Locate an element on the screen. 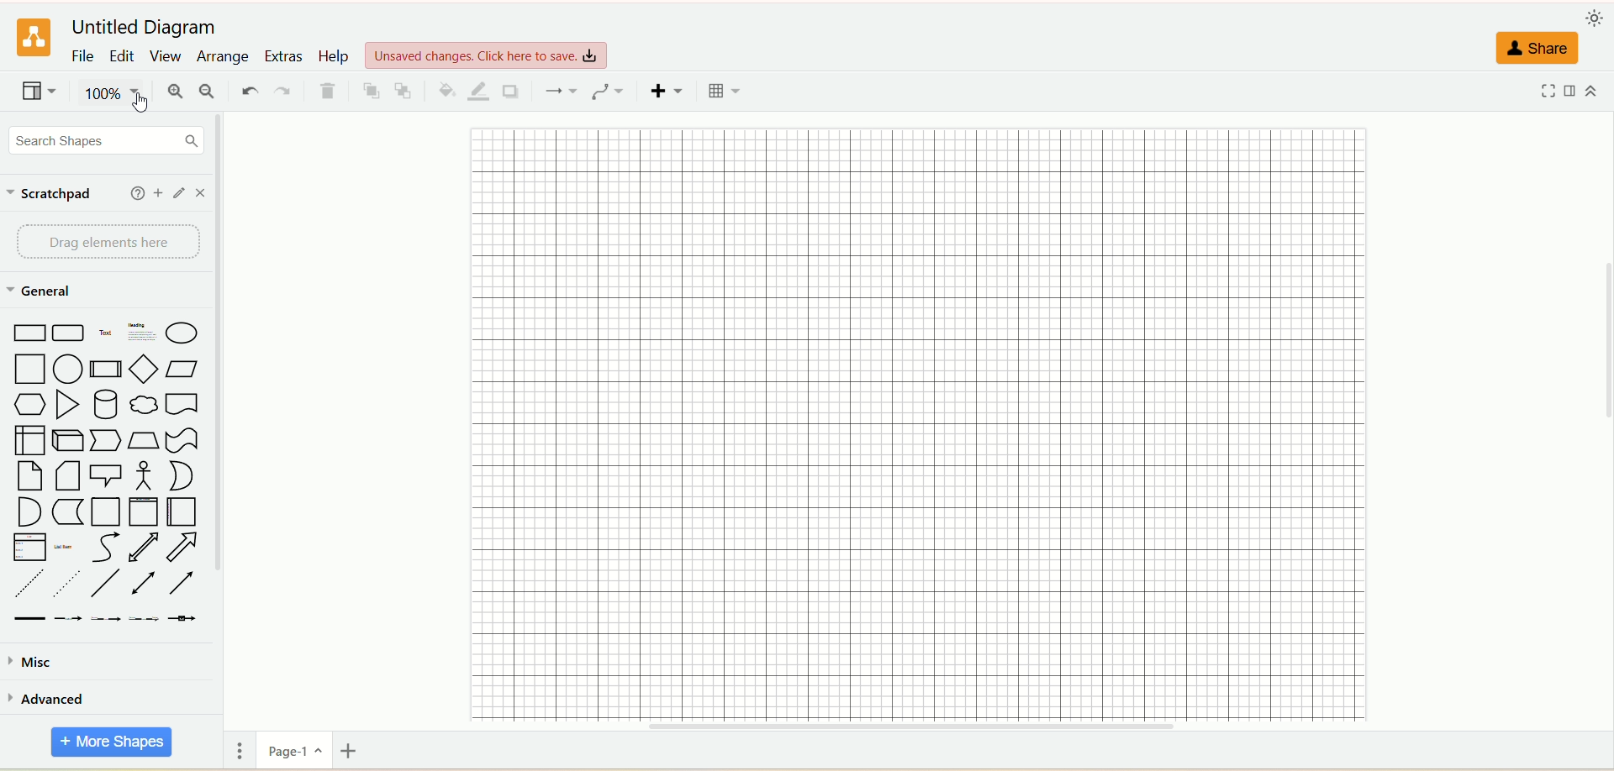 This screenshot has width=1614, height=771. rounded rectangle is located at coordinates (71, 333).